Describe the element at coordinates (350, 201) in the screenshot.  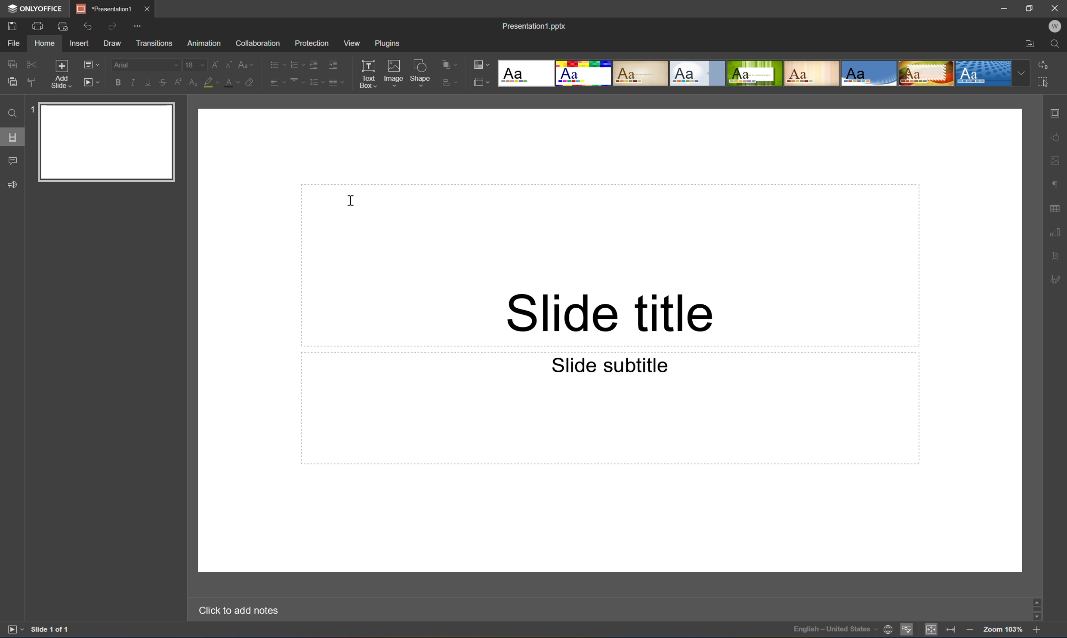
I see `Cursor` at that location.